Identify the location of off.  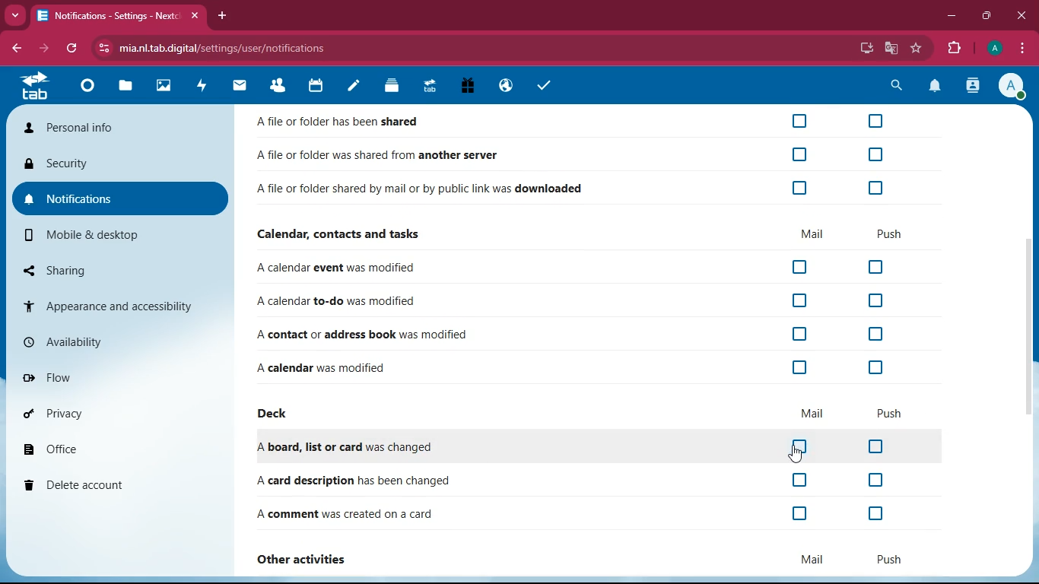
(799, 187).